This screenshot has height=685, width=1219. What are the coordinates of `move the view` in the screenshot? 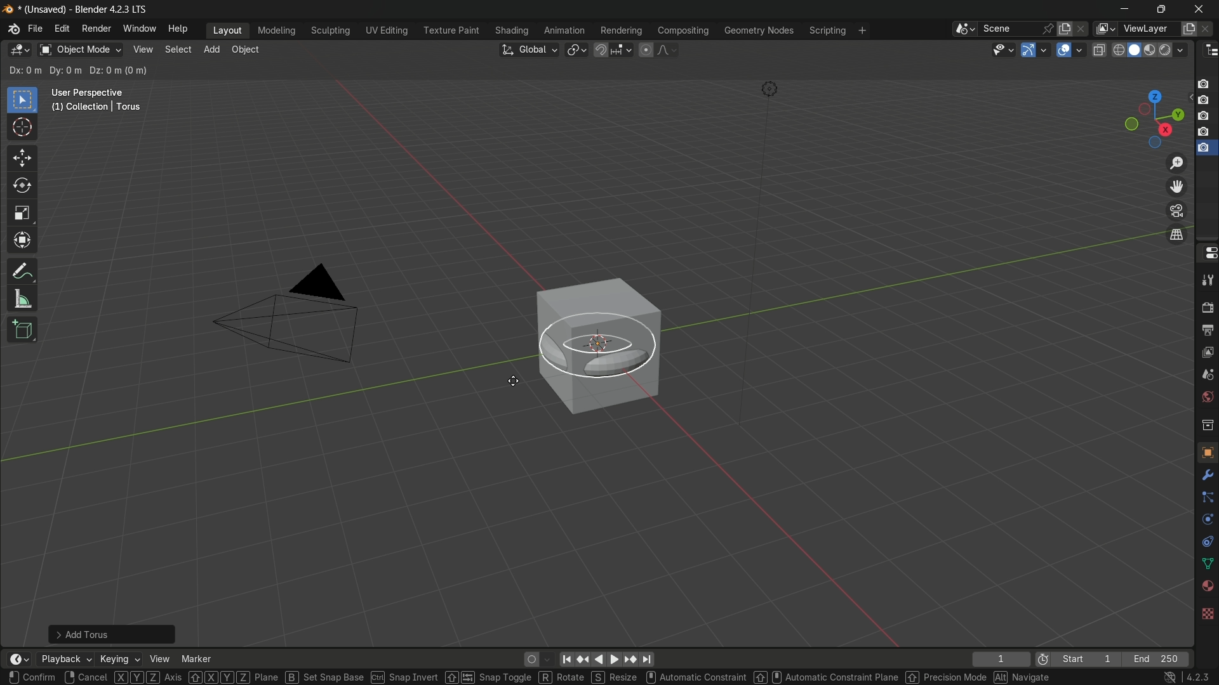 It's located at (1175, 187).